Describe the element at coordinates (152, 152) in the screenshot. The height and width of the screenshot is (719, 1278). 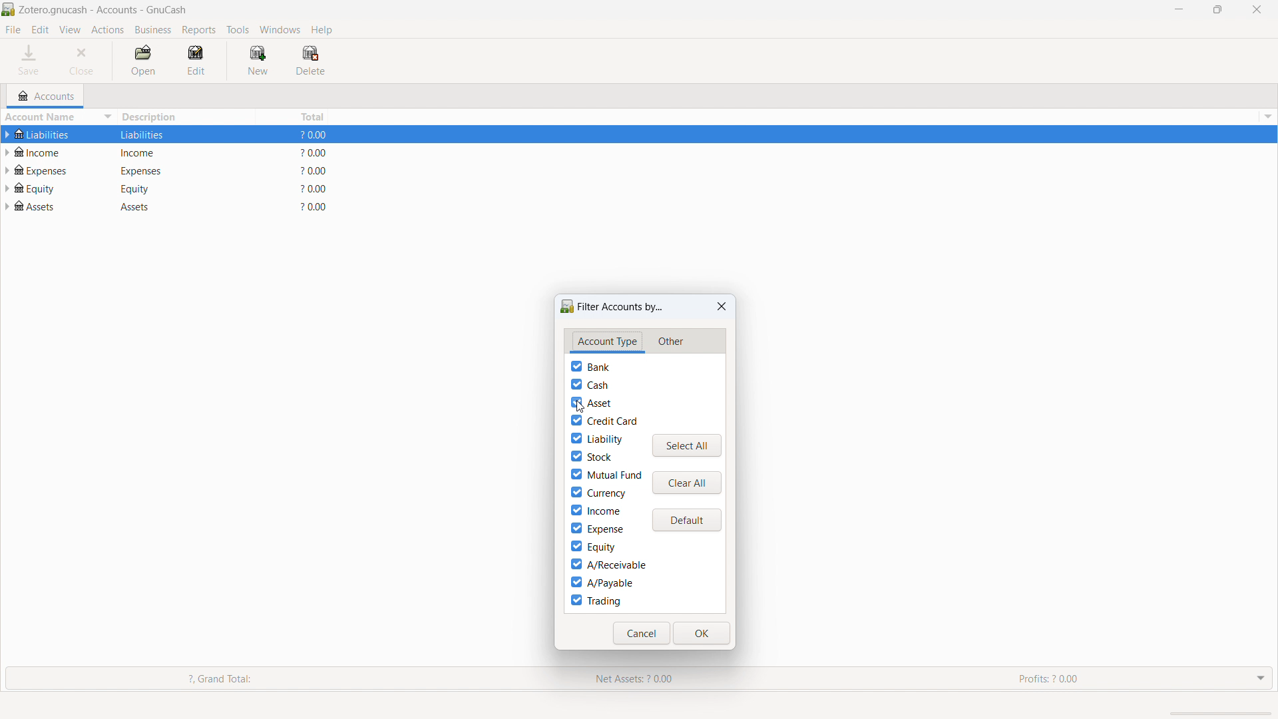
I see `Income` at that location.